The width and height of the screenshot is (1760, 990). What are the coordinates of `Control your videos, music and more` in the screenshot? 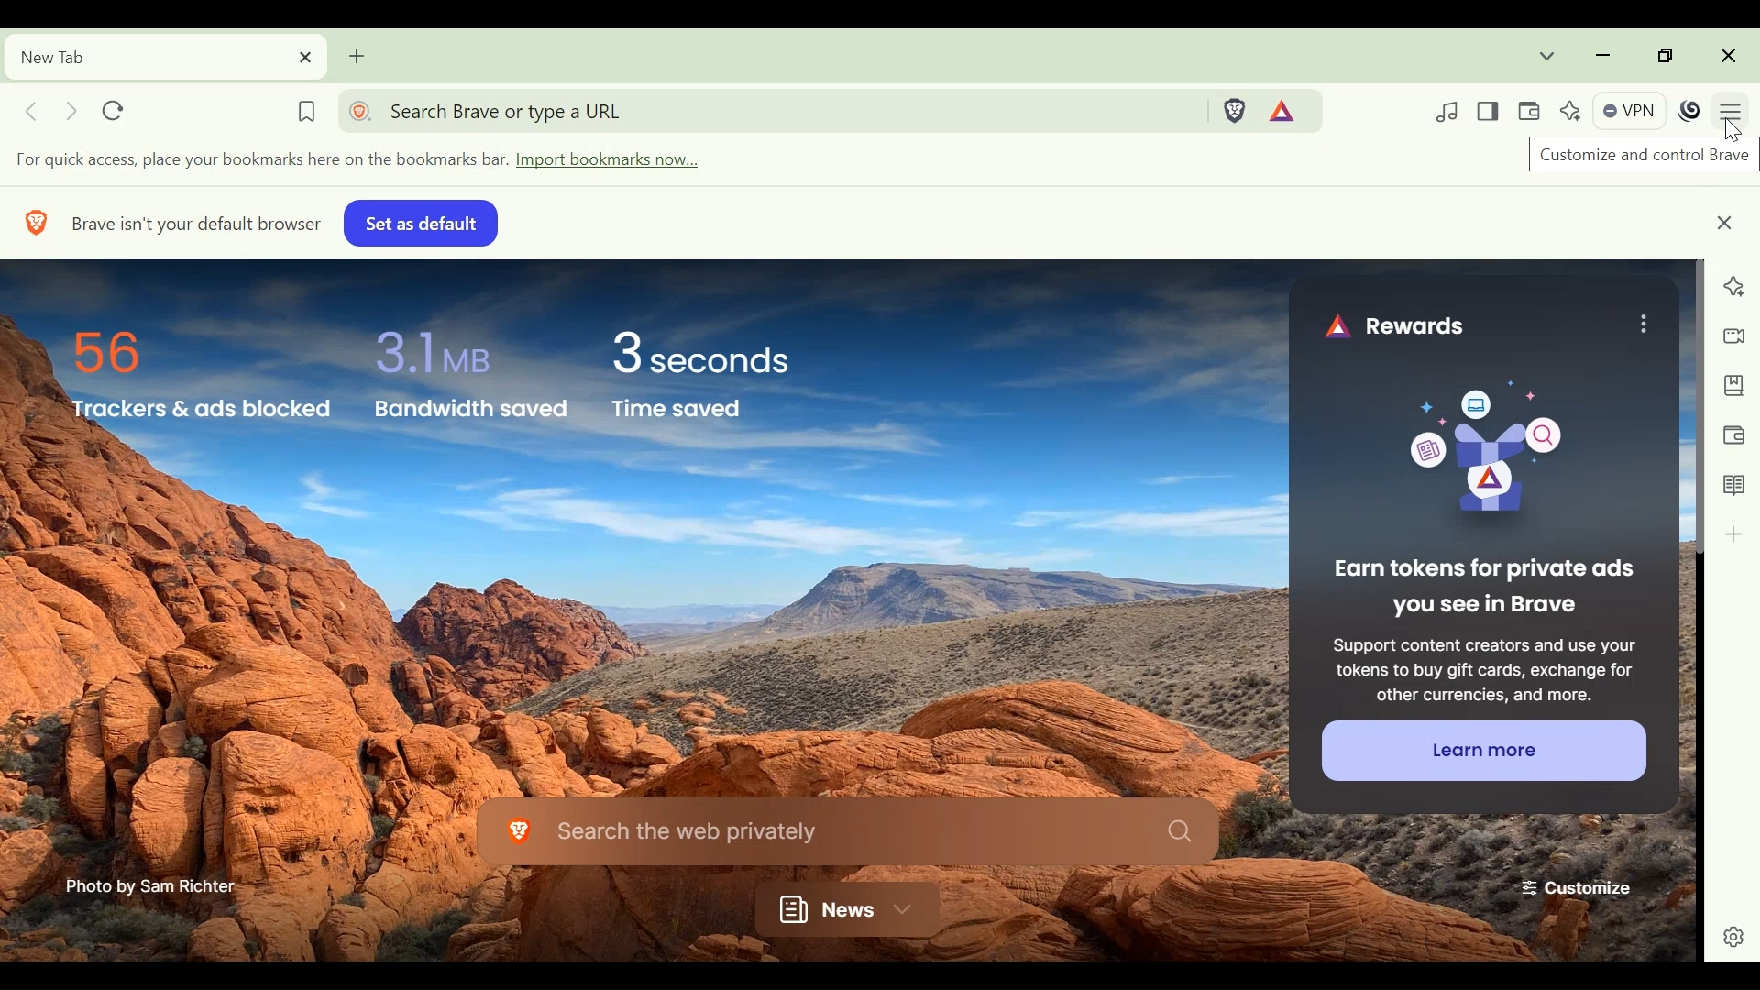 It's located at (1447, 111).